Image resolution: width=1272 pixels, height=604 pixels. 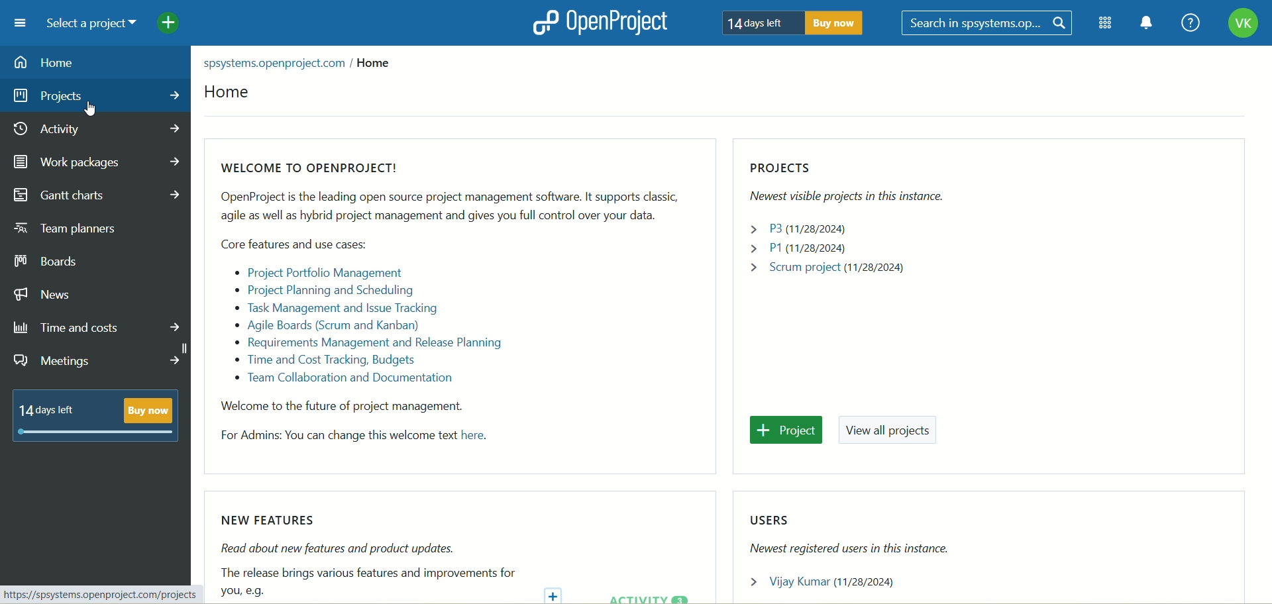 What do you see at coordinates (90, 109) in the screenshot?
I see `cursor` at bounding box center [90, 109].